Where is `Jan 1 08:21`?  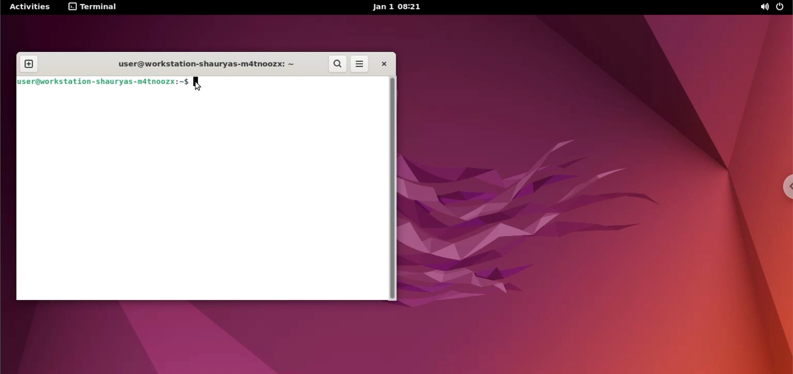
Jan 1 08:21 is located at coordinates (396, 7).